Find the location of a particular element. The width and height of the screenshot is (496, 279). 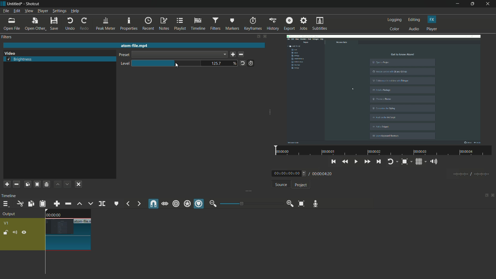

ripple all tracks is located at coordinates (187, 204).